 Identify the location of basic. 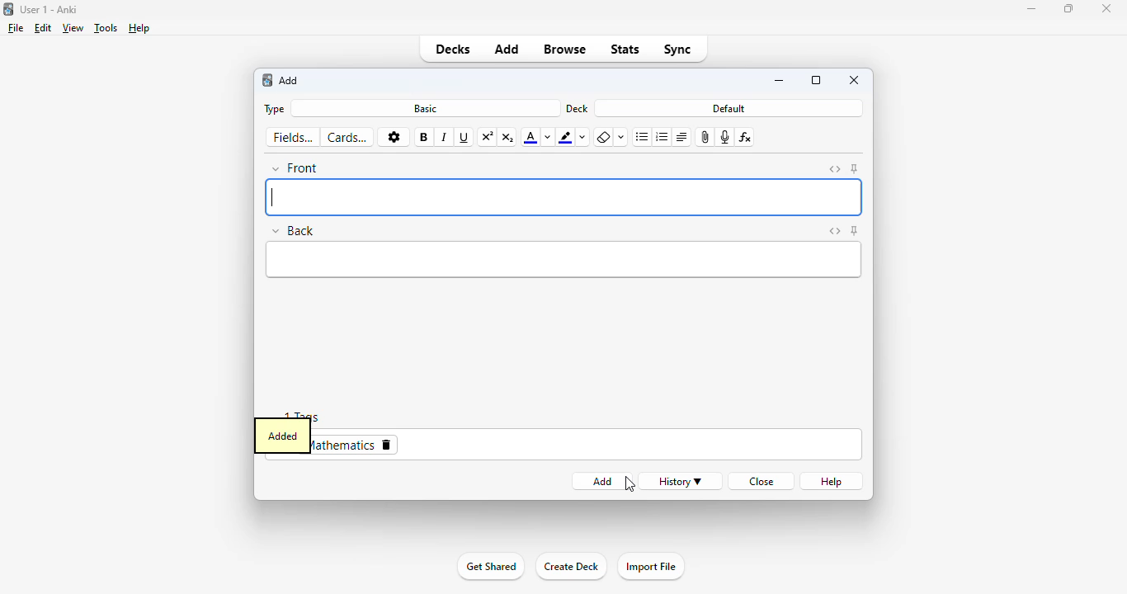
(425, 108).